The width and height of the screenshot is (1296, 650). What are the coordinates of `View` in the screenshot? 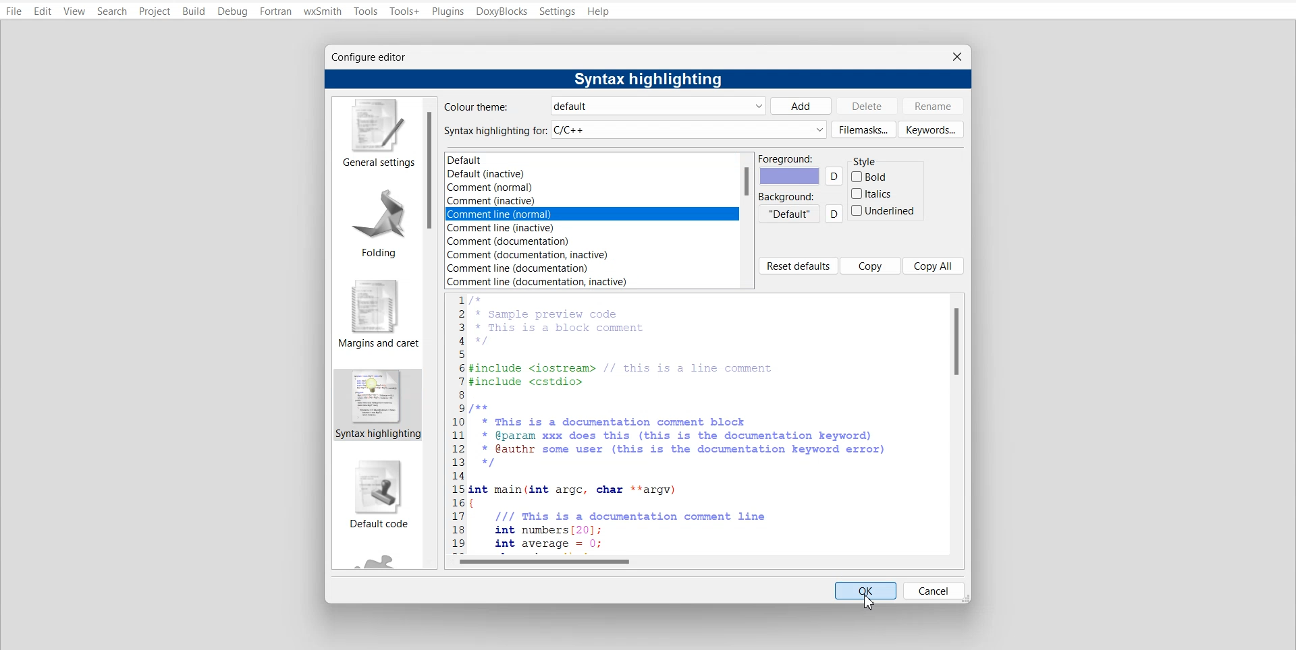 It's located at (74, 11).